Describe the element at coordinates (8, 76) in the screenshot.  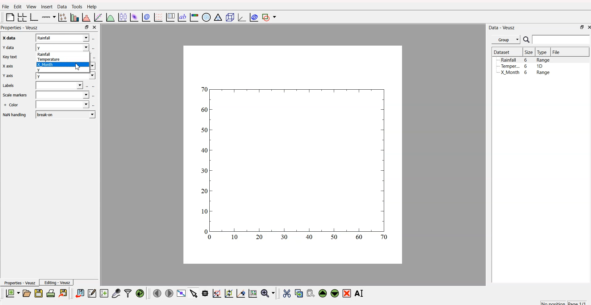
I see `Y axis` at that location.